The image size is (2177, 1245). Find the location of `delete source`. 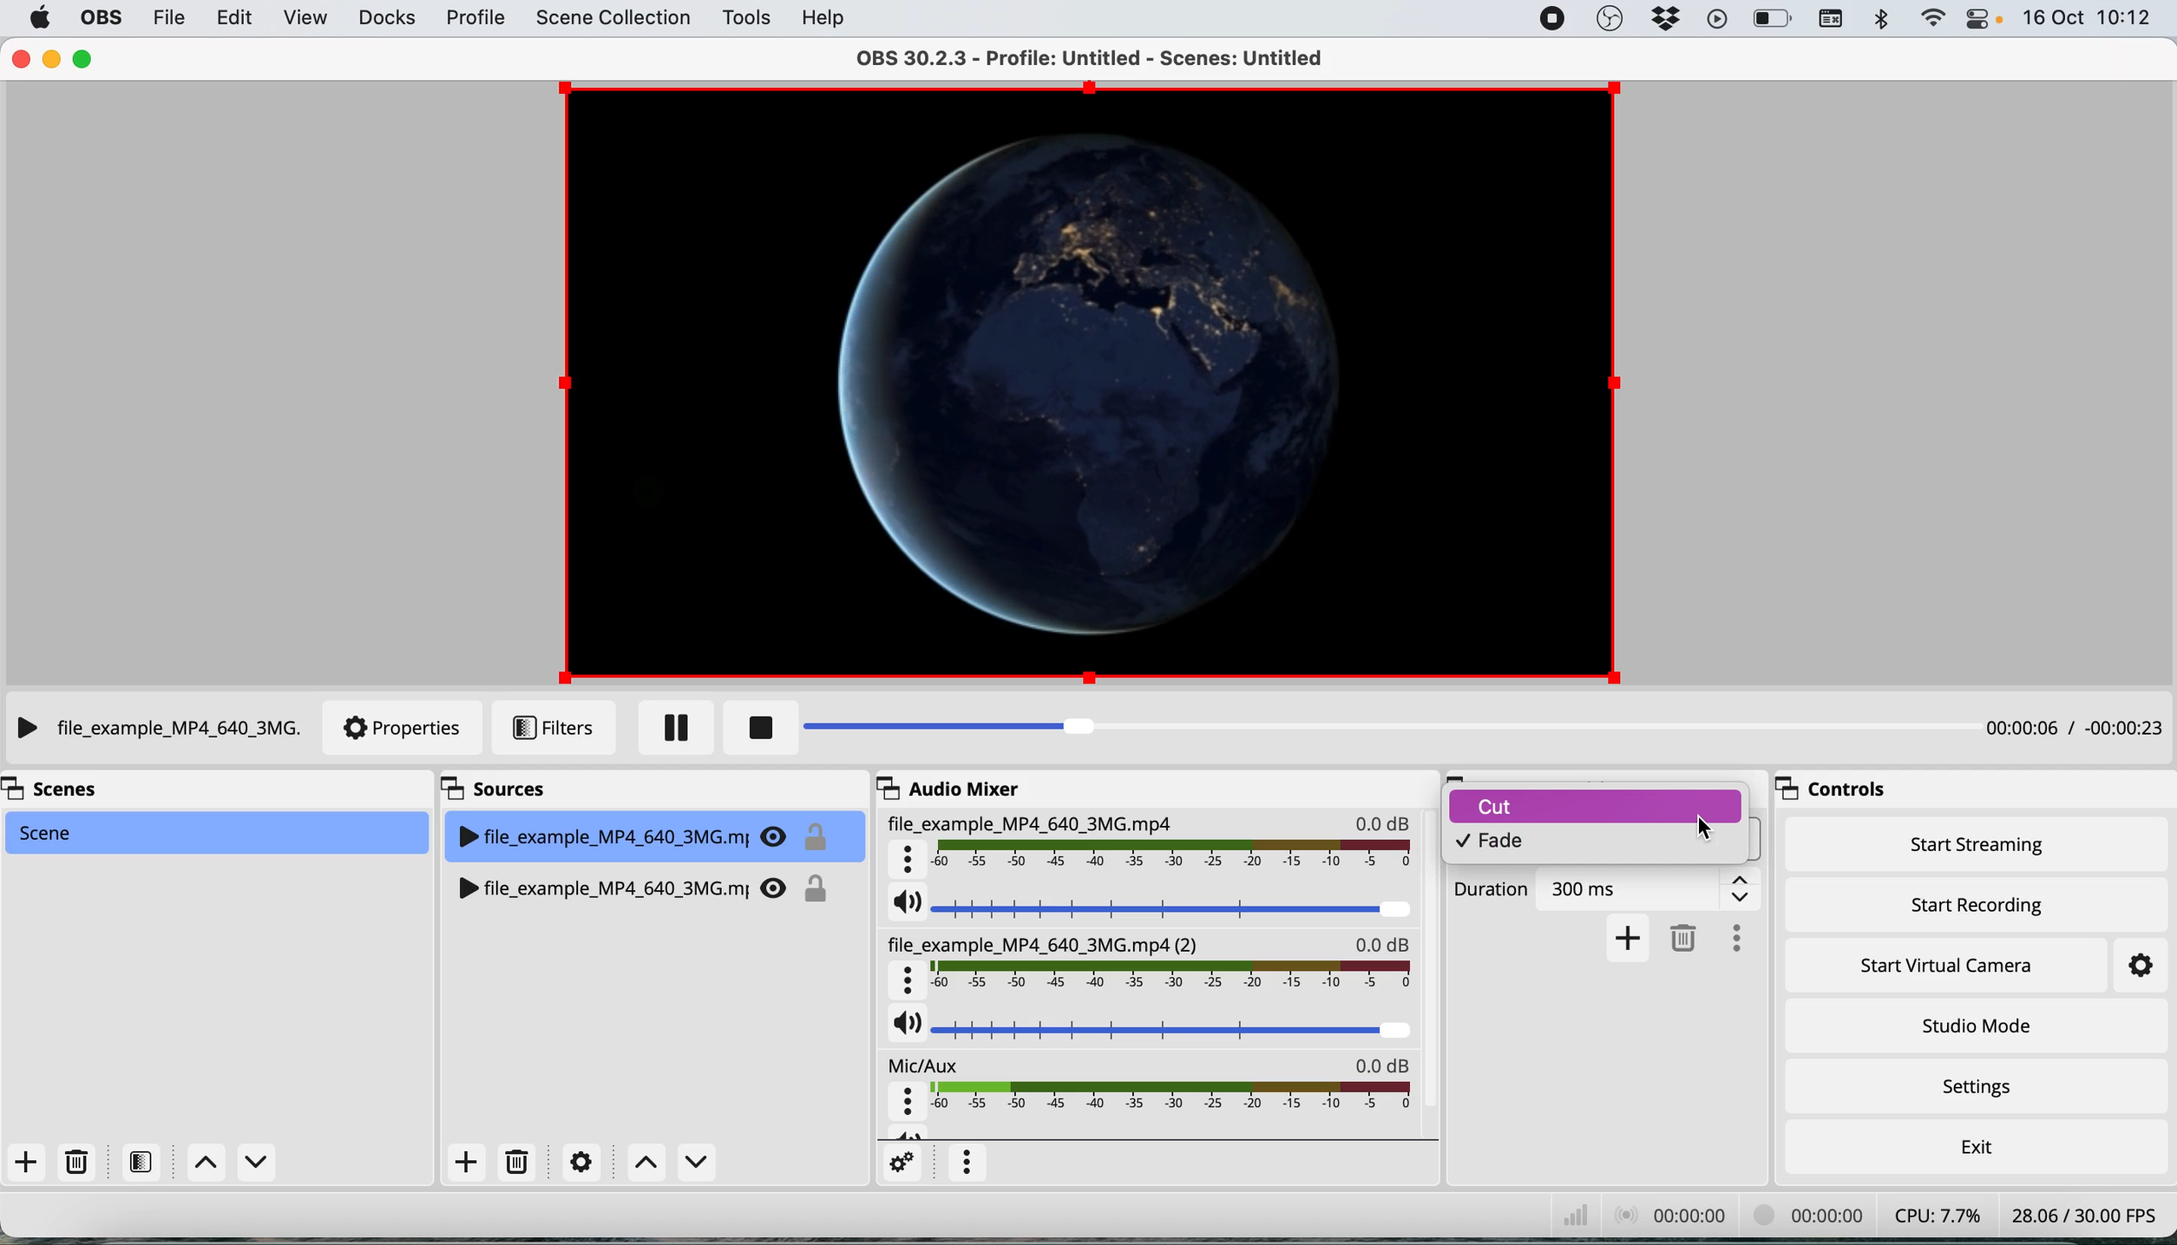

delete source is located at coordinates (516, 1162).